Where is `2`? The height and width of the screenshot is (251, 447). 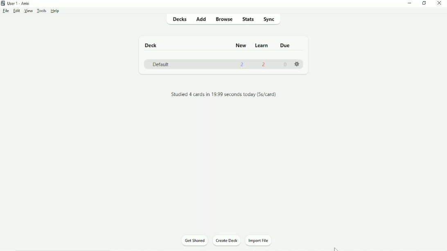 2 is located at coordinates (264, 64).